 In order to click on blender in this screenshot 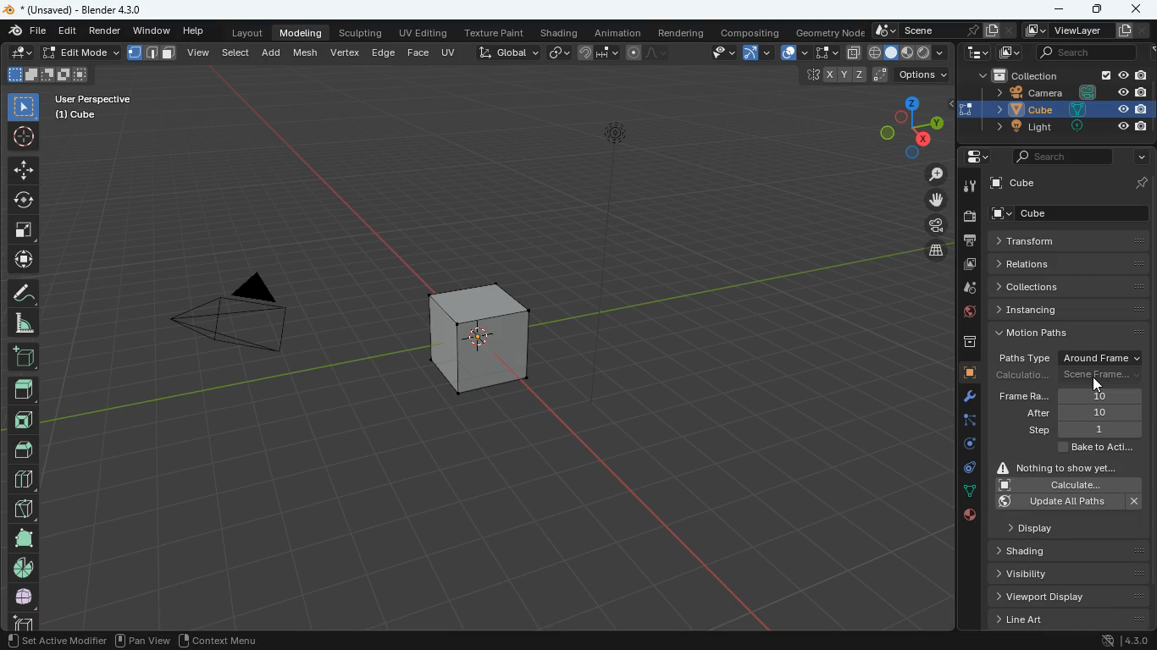, I will do `click(82, 9)`.